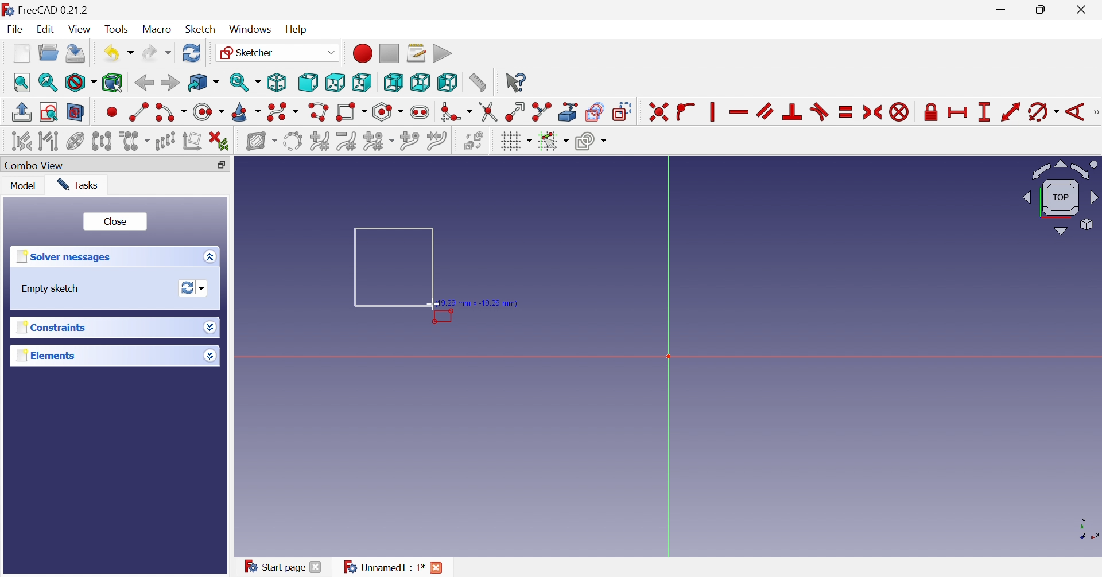  I want to click on Decrease B-spline degree, so click(346, 142).